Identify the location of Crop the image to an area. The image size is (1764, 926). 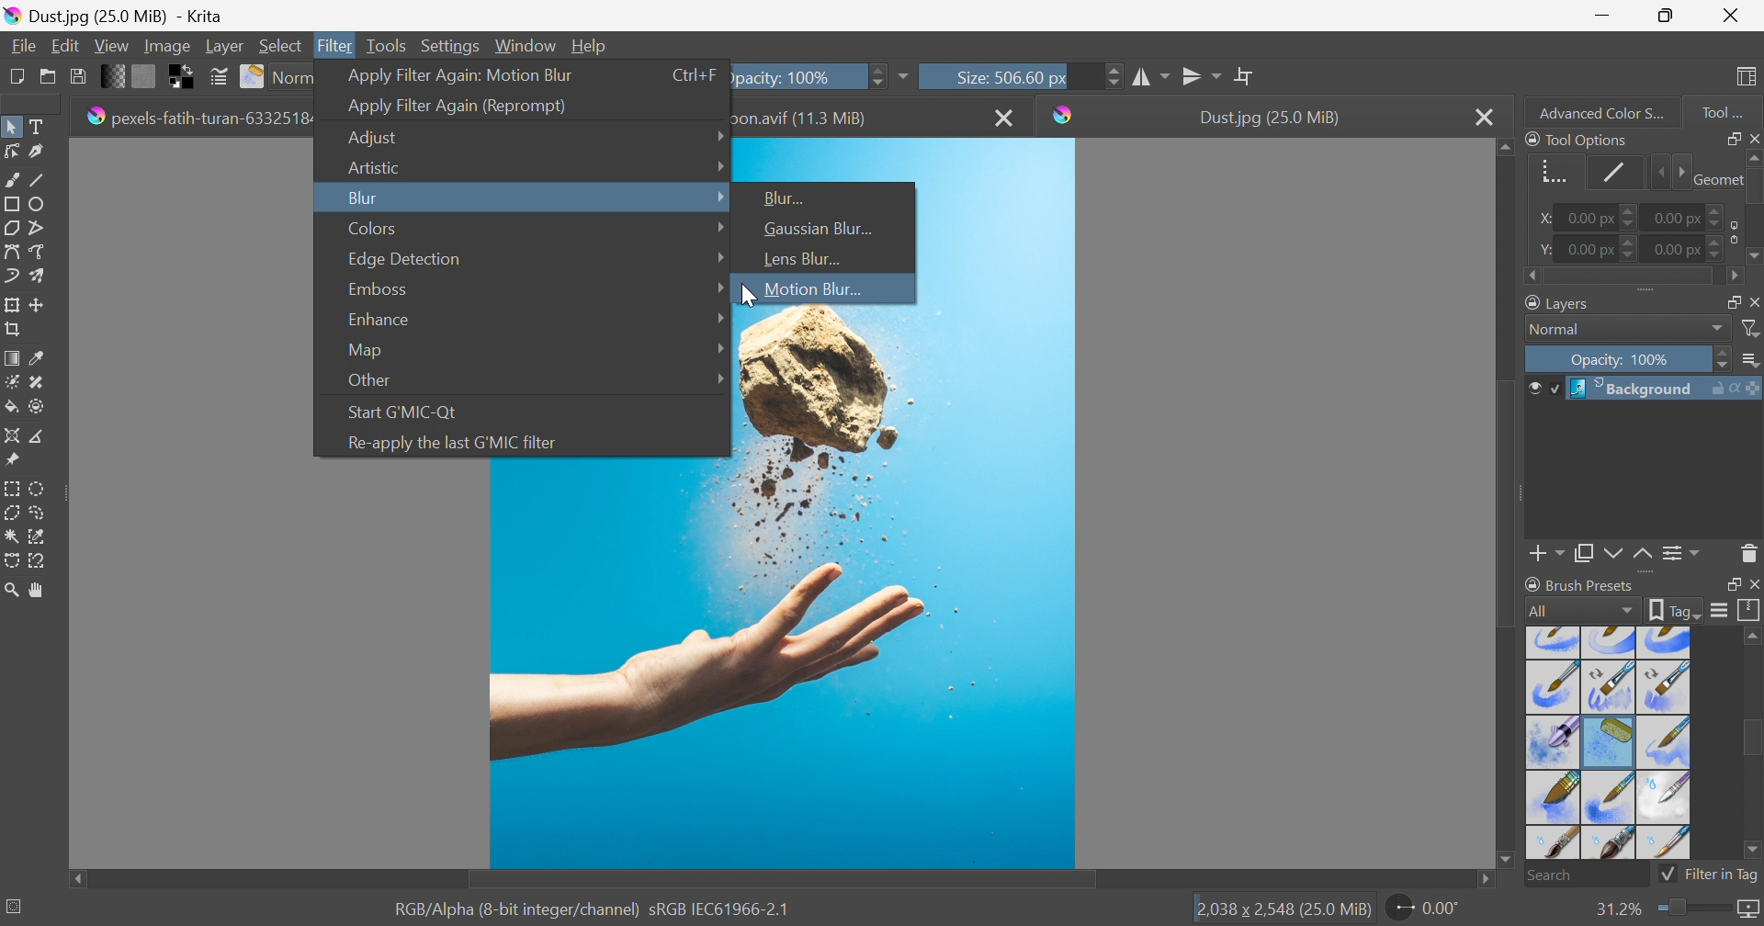
(15, 332).